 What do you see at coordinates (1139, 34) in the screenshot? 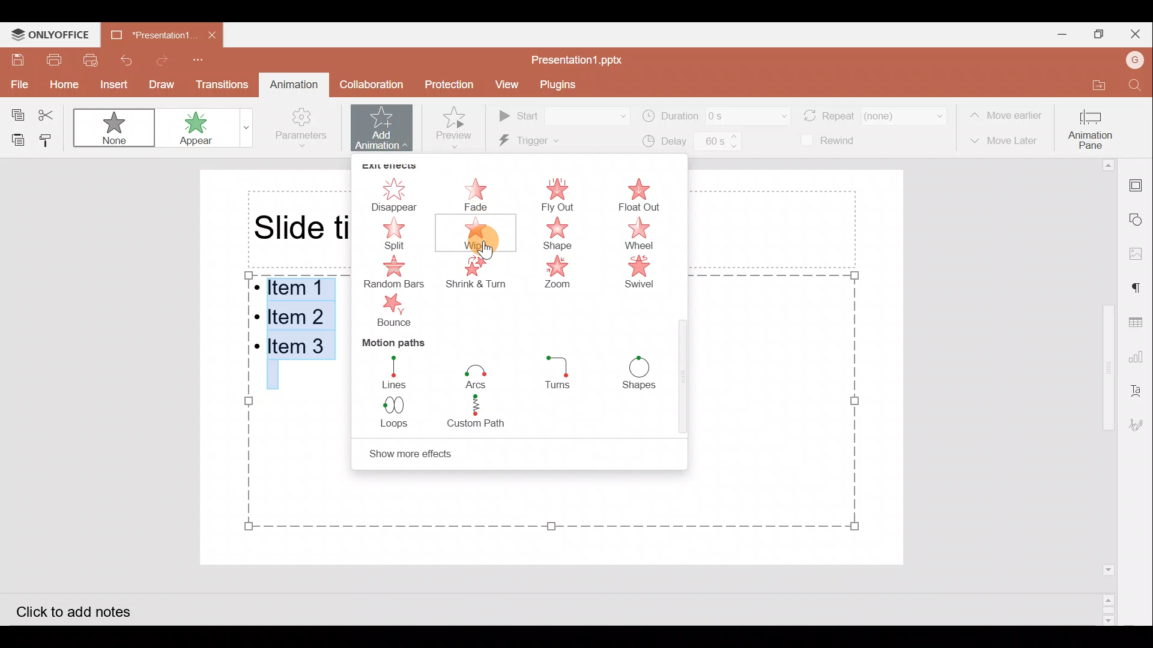
I see `Close` at bounding box center [1139, 34].